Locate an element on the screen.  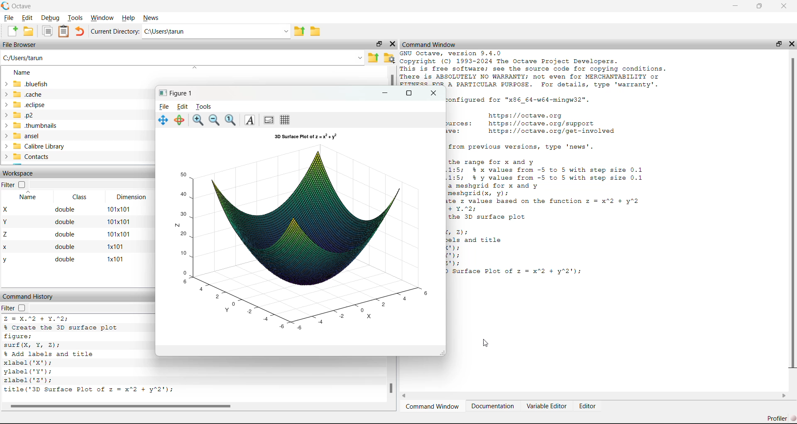
Edit is located at coordinates (26, 19).